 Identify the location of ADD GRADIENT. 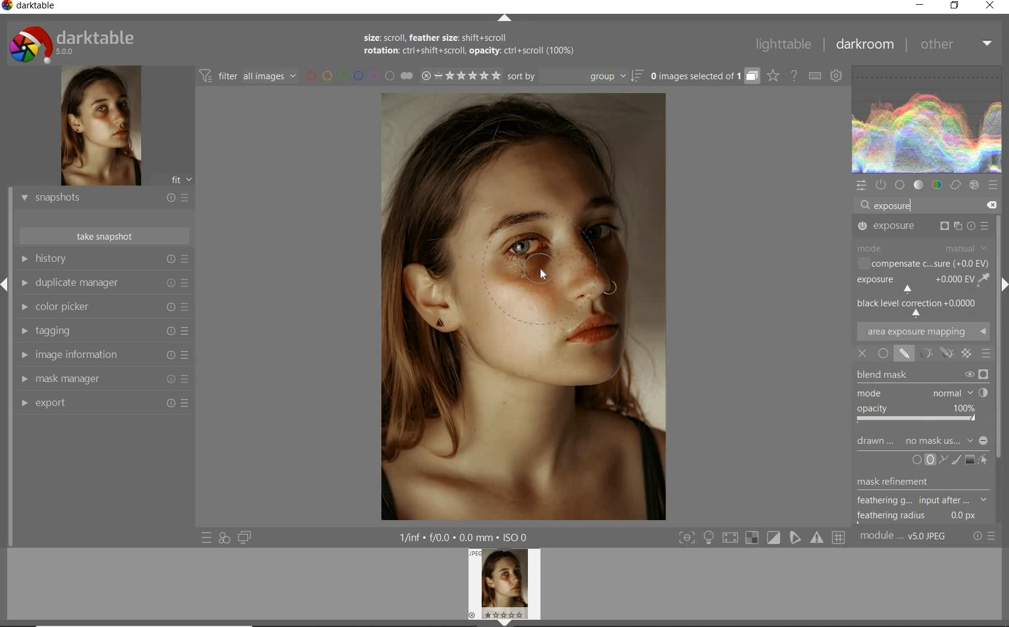
(969, 459).